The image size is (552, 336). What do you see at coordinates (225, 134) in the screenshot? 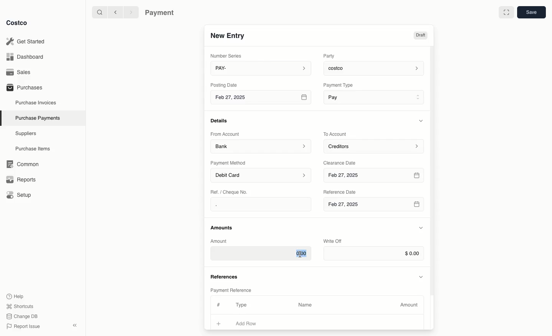
I see `From Account` at bounding box center [225, 134].